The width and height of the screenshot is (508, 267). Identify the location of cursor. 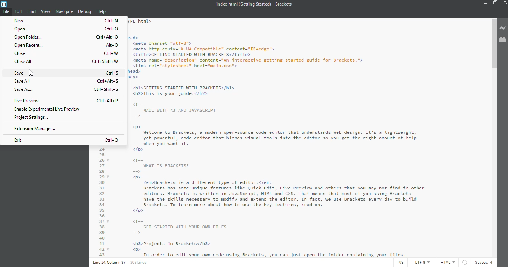
(32, 73).